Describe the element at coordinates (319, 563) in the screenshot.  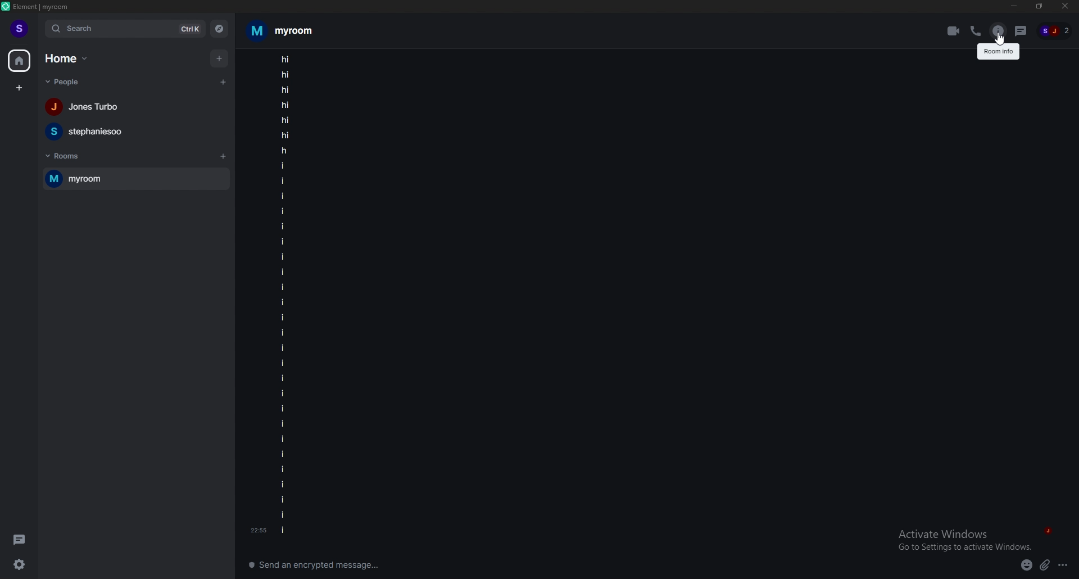
I see `message box` at that location.